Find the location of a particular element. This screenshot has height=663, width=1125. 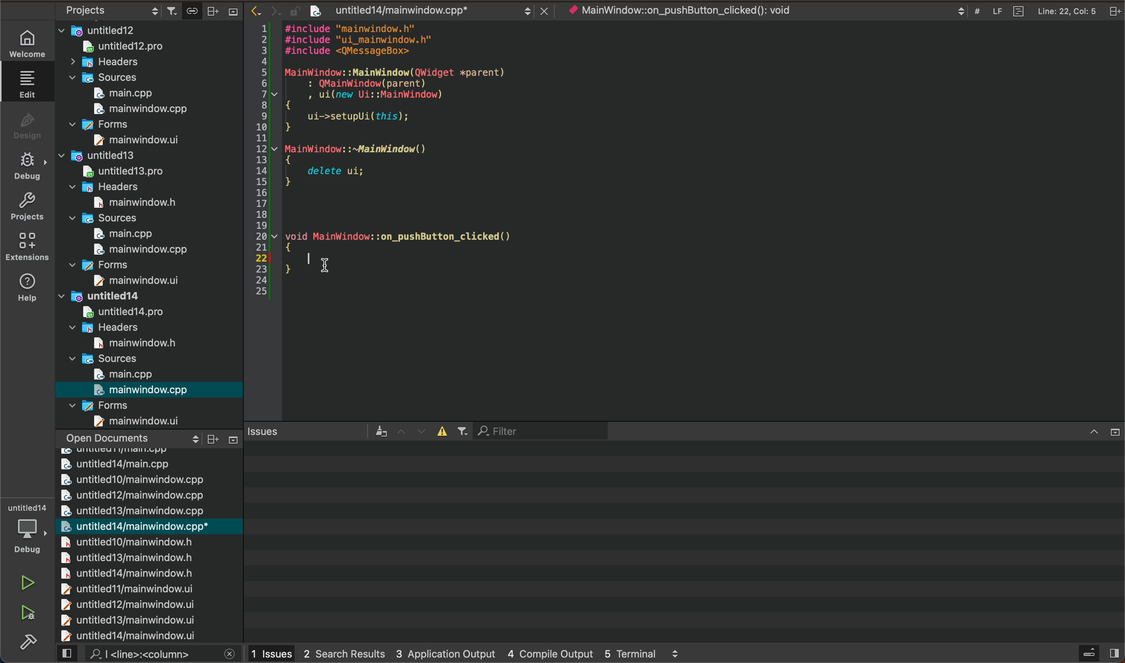

forms is located at coordinates (102, 126).